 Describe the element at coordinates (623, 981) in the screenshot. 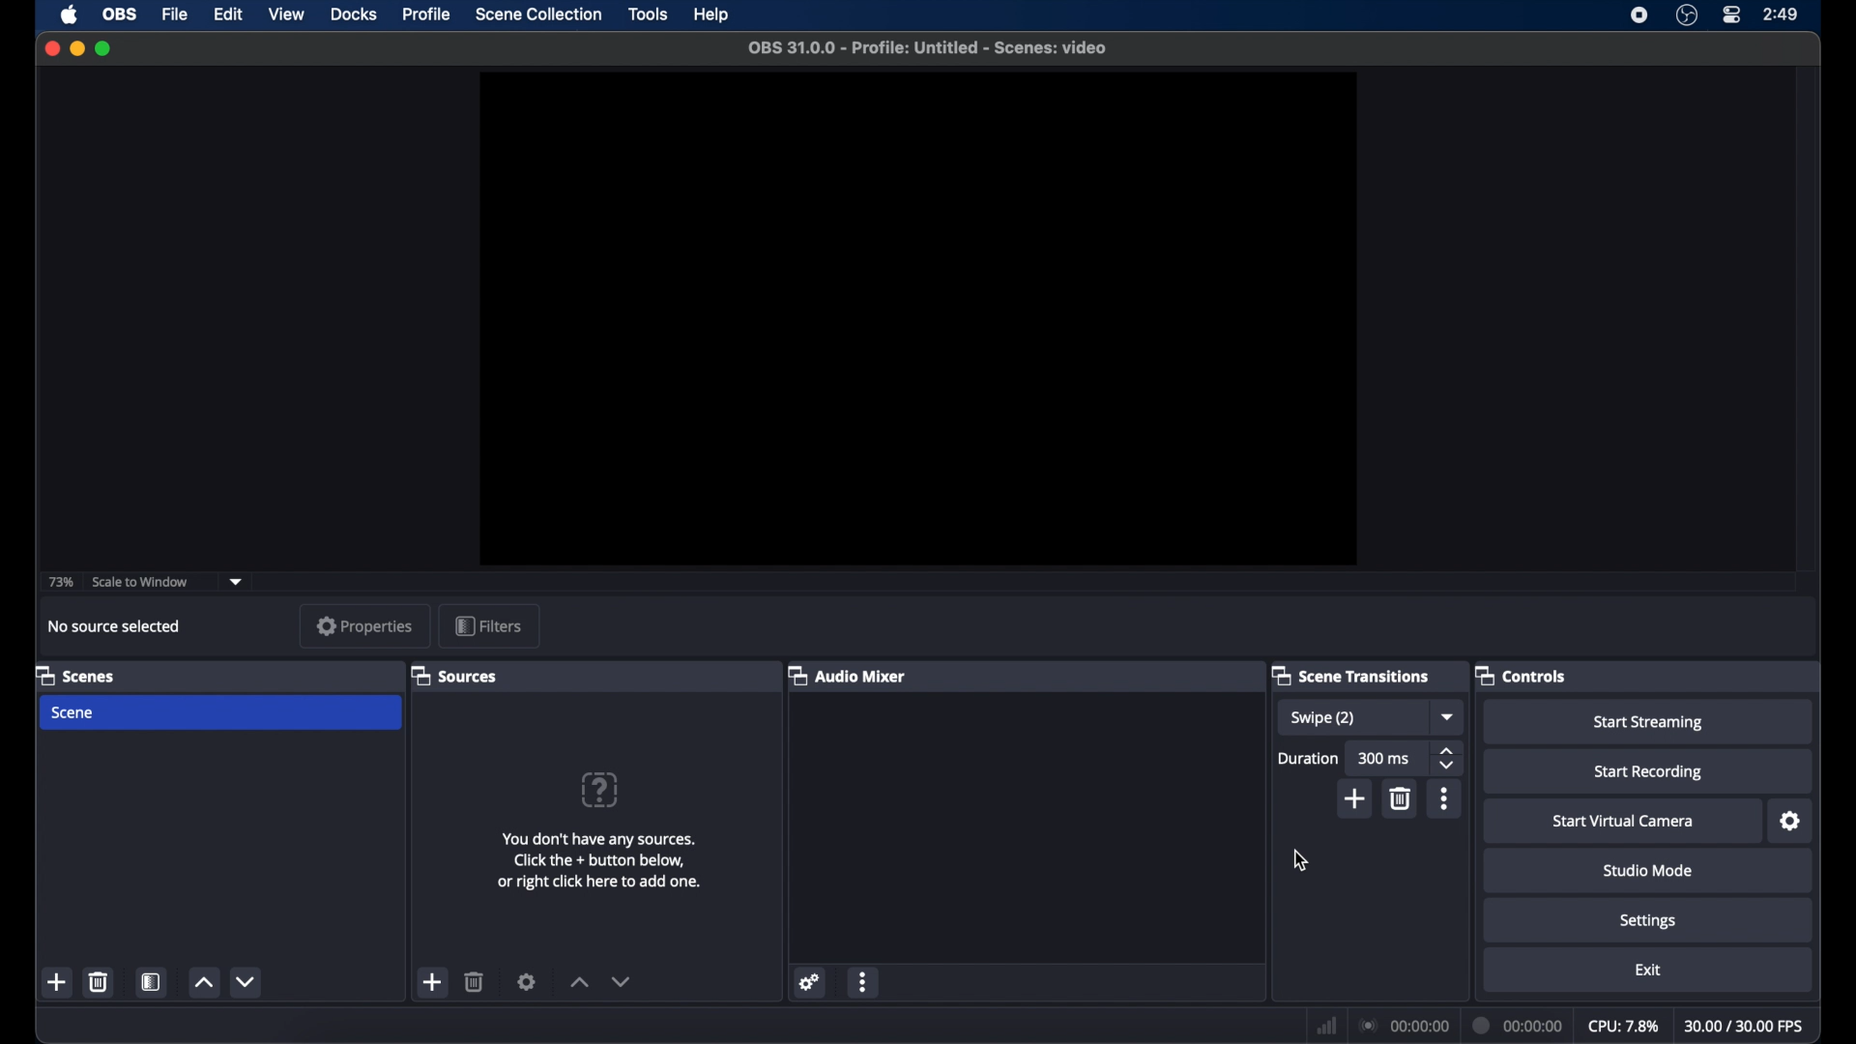

I see `decrement` at that location.